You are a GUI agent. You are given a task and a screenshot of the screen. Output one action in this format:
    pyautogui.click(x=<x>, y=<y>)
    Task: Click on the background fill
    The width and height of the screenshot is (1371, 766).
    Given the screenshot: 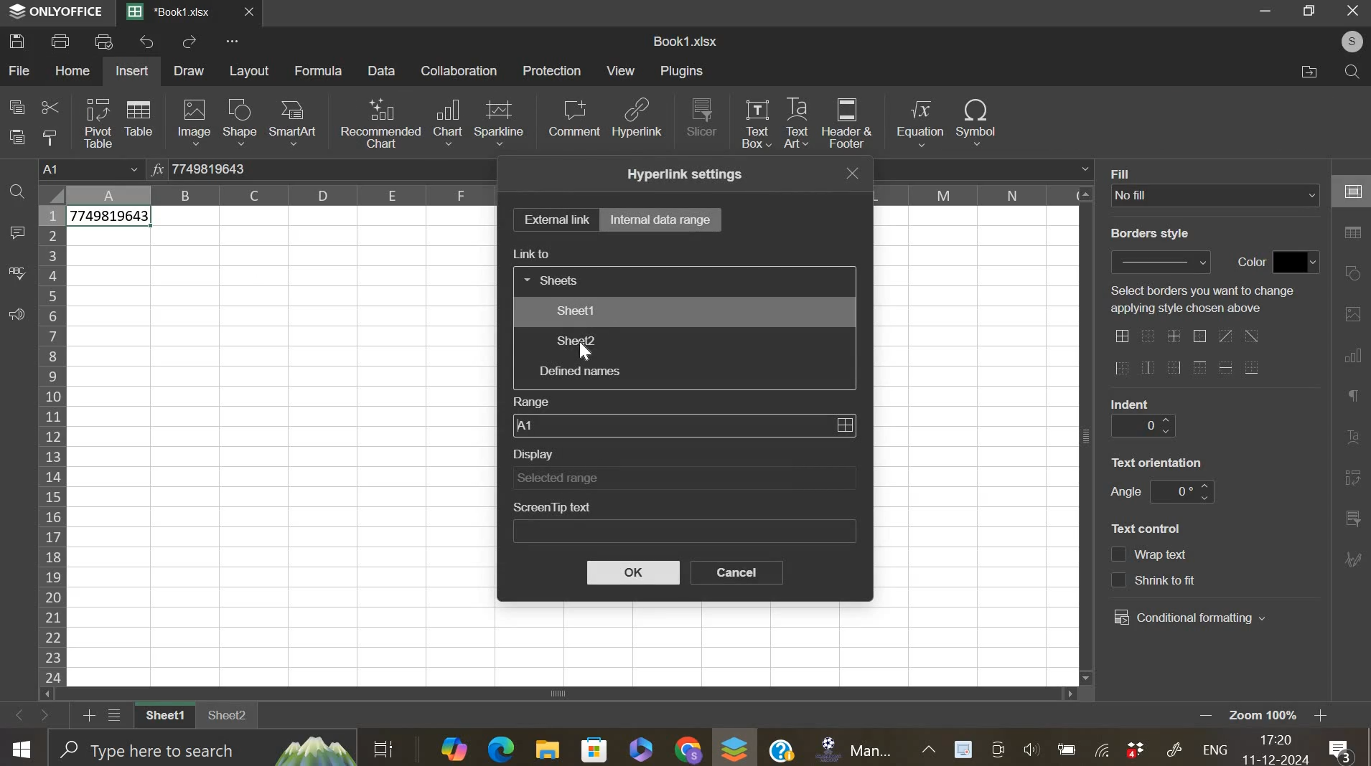 What is the action you would take?
    pyautogui.click(x=1216, y=195)
    